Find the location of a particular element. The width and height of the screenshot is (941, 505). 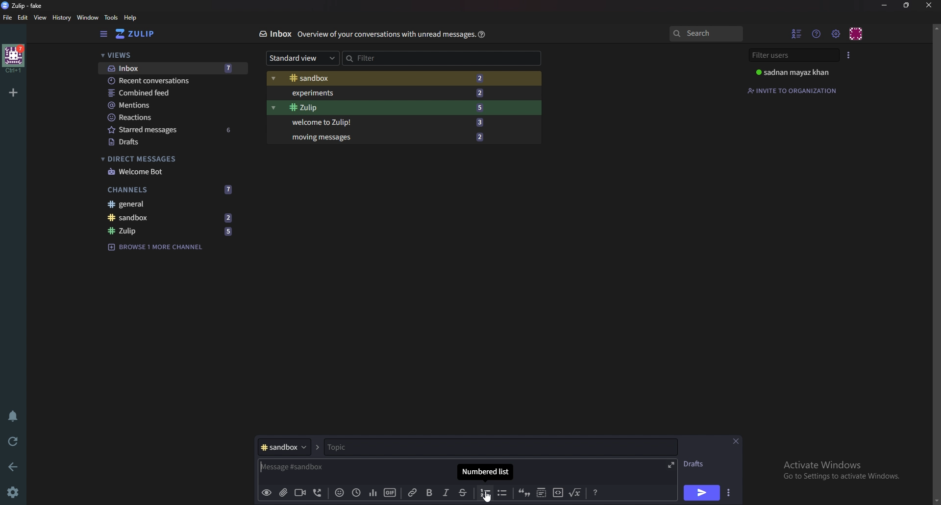

Sandbox is located at coordinates (387, 78).